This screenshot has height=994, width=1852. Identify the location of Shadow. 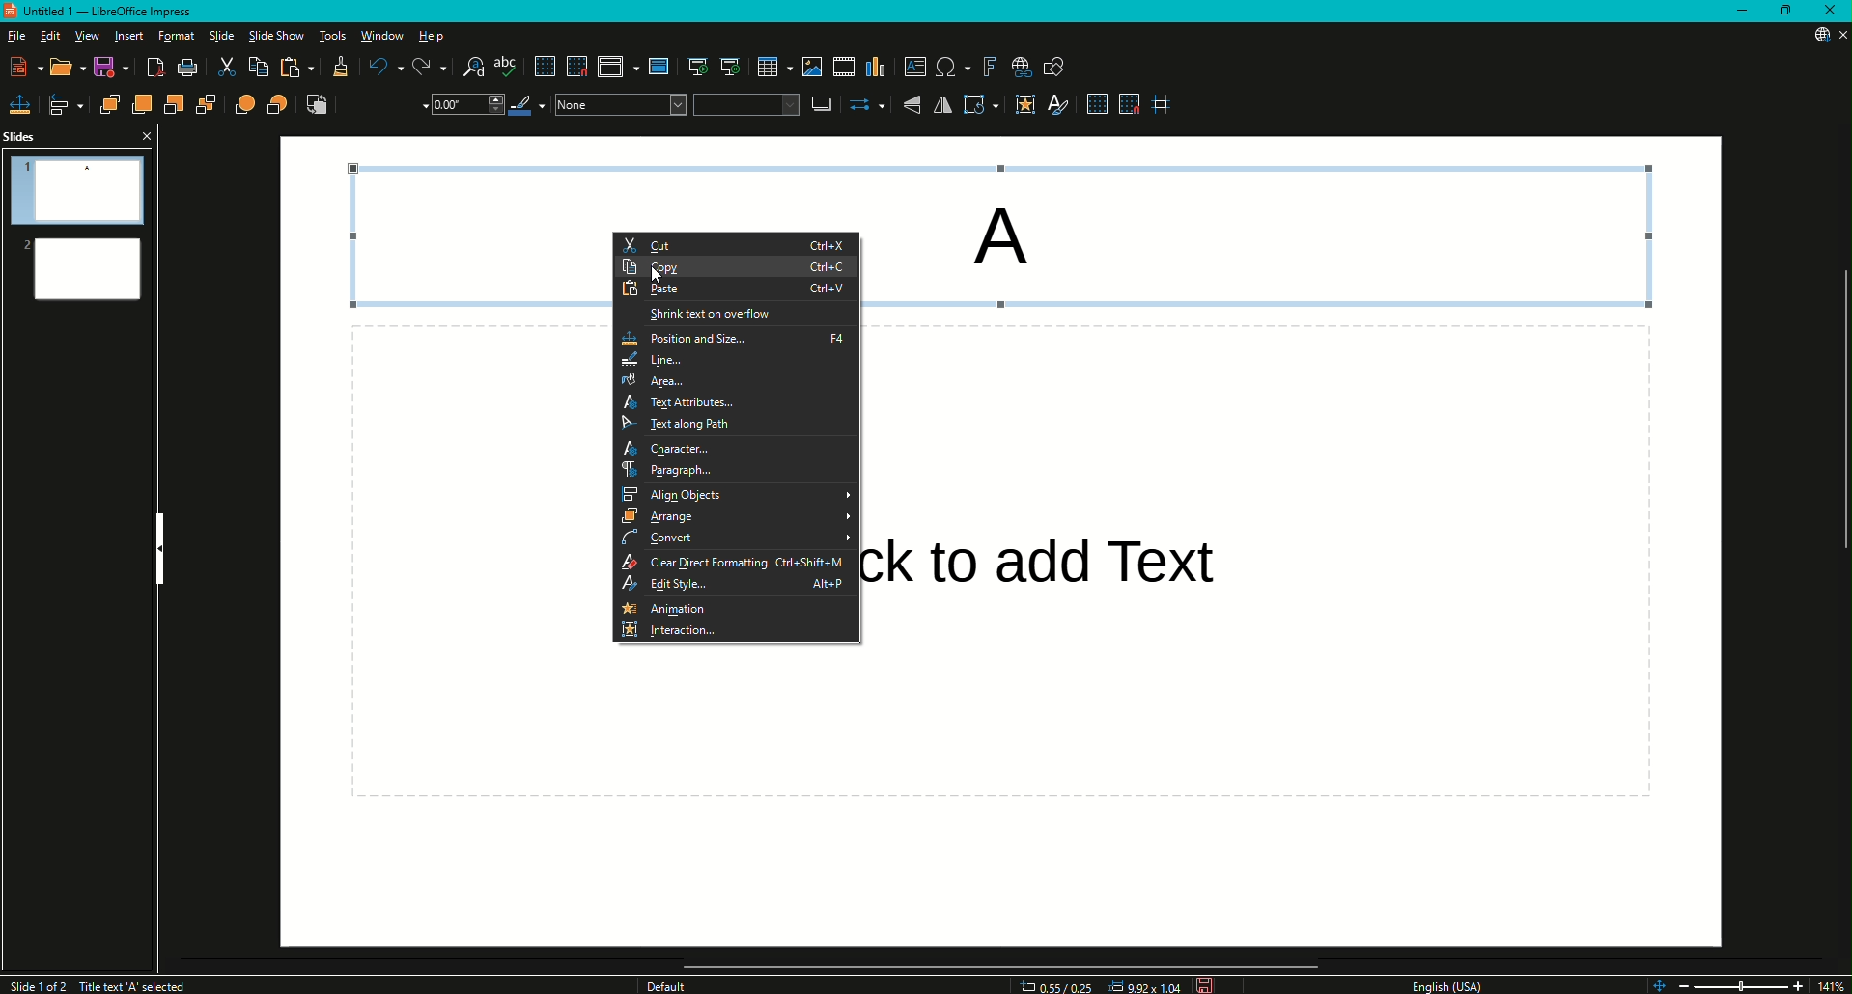
(821, 104).